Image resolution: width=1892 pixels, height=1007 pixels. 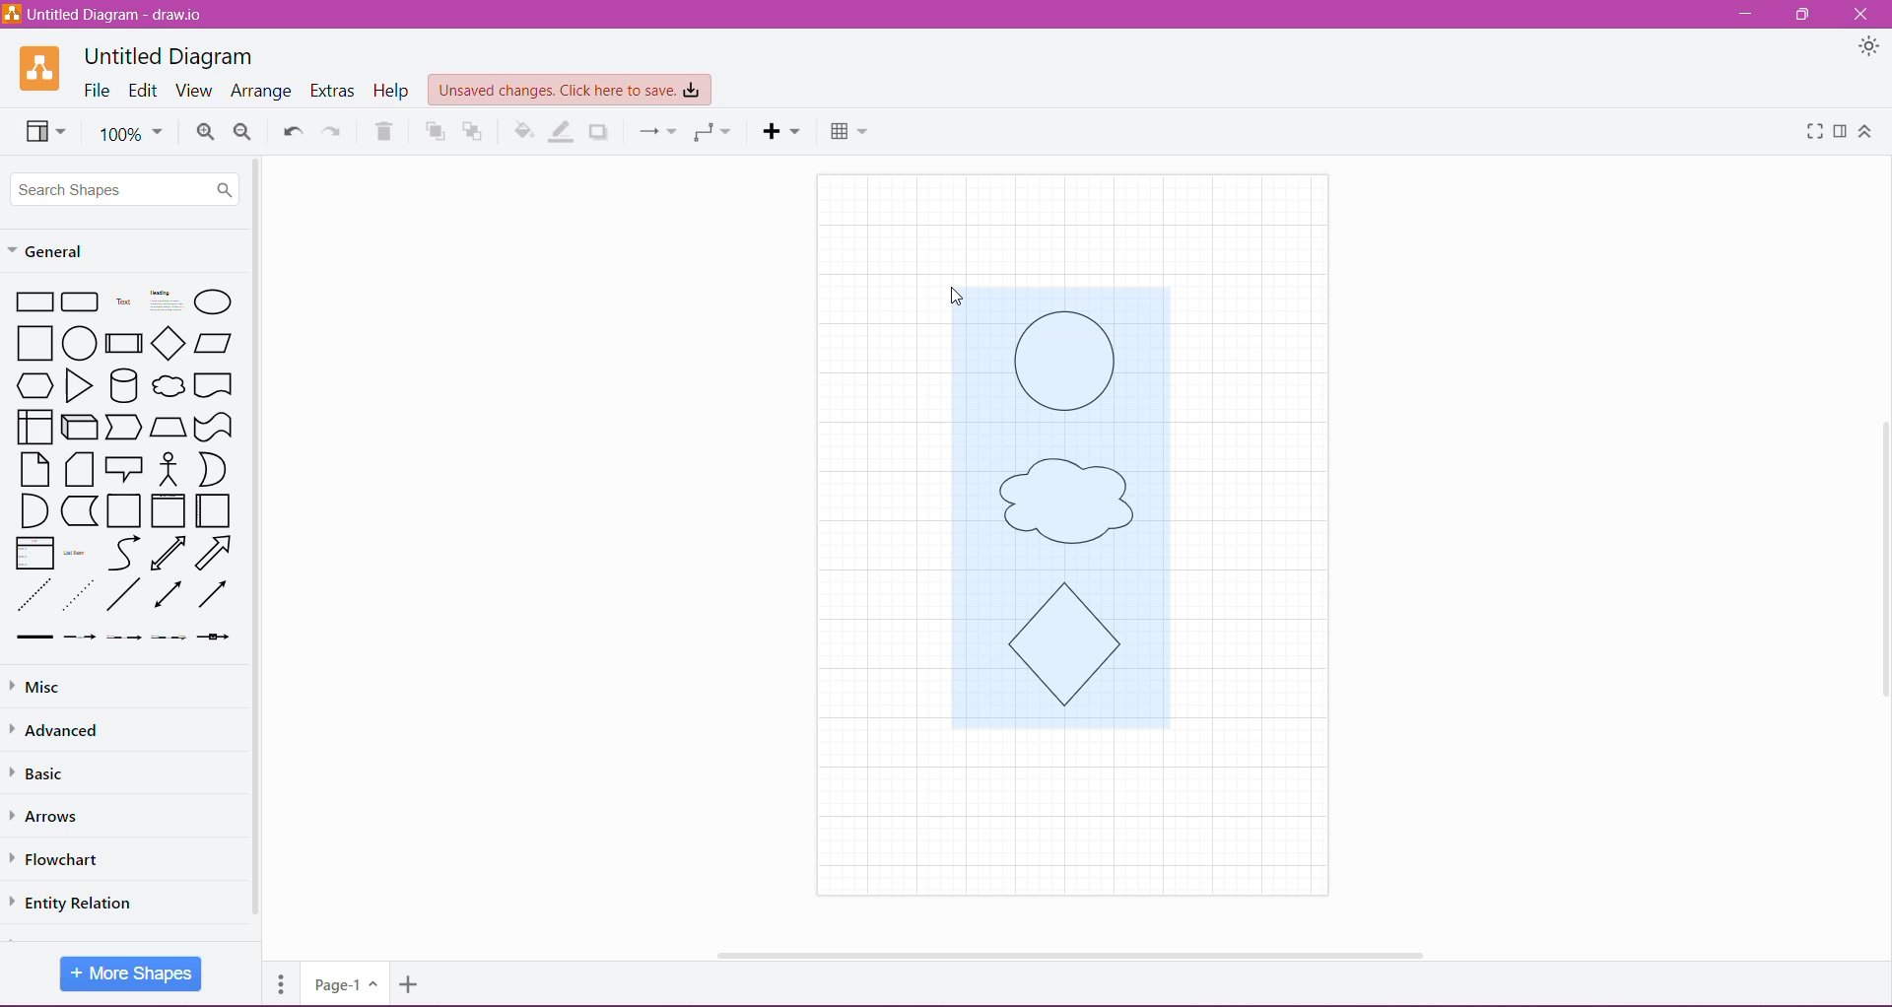 I want to click on Flowchart, so click(x=68, y=859).